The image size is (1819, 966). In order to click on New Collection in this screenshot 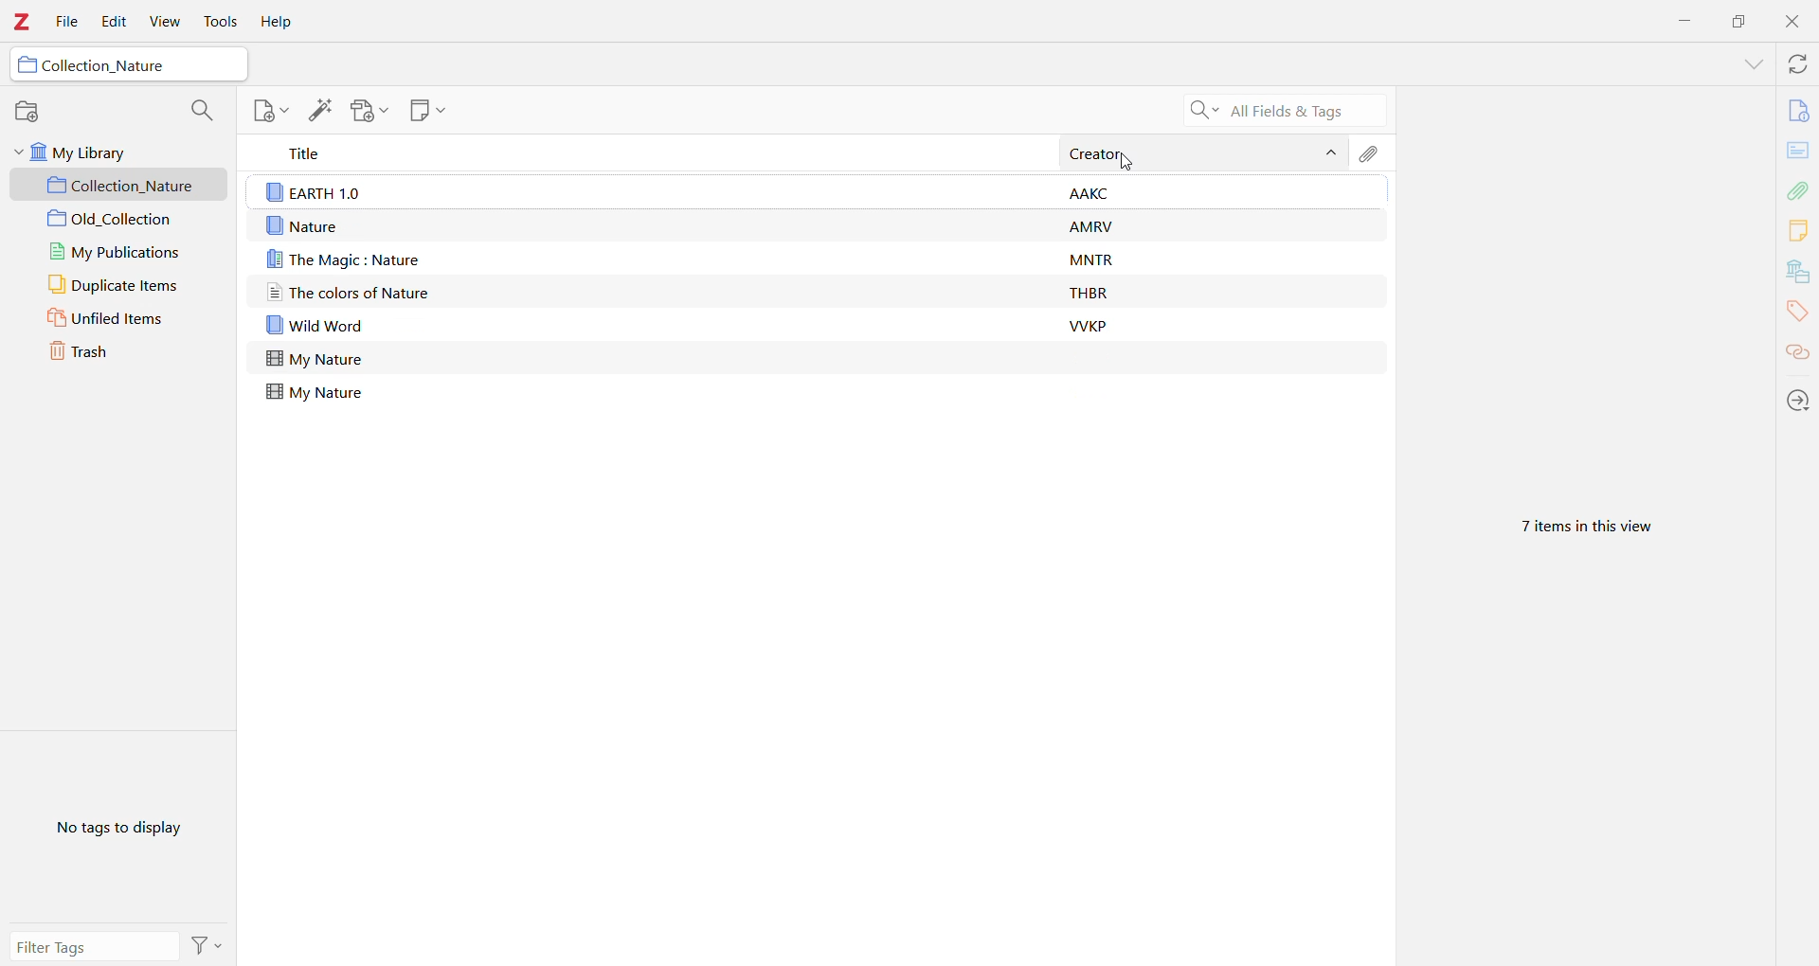, I will do `click(27, 109)`.